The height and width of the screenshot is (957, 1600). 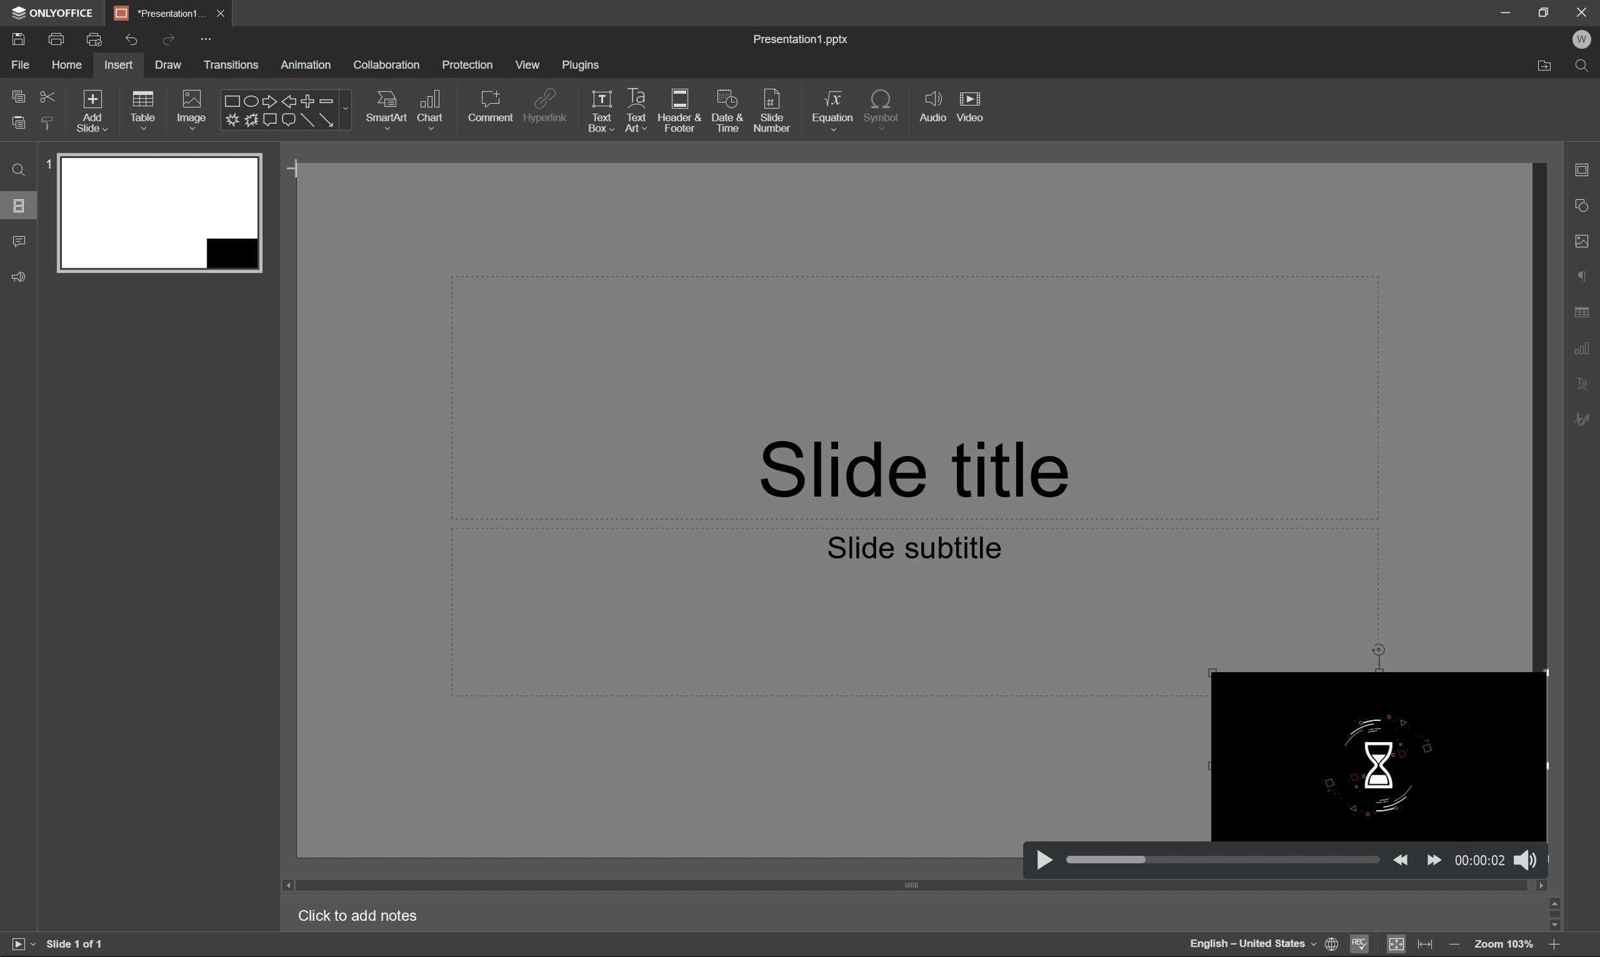 What do you see at coordinates (1557, 914) in the screenshot?
I see `scroll bar` at bounding box center [1557, 914].